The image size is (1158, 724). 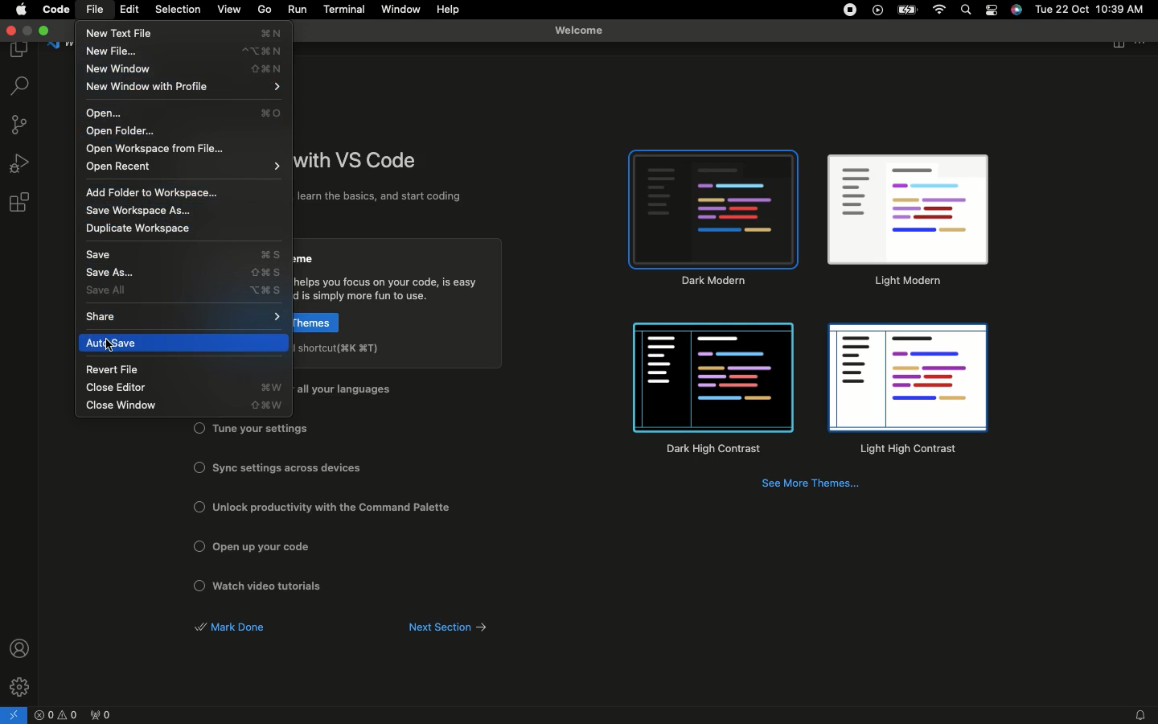 I want to click on New window with profile, so click(x=183, y=86).